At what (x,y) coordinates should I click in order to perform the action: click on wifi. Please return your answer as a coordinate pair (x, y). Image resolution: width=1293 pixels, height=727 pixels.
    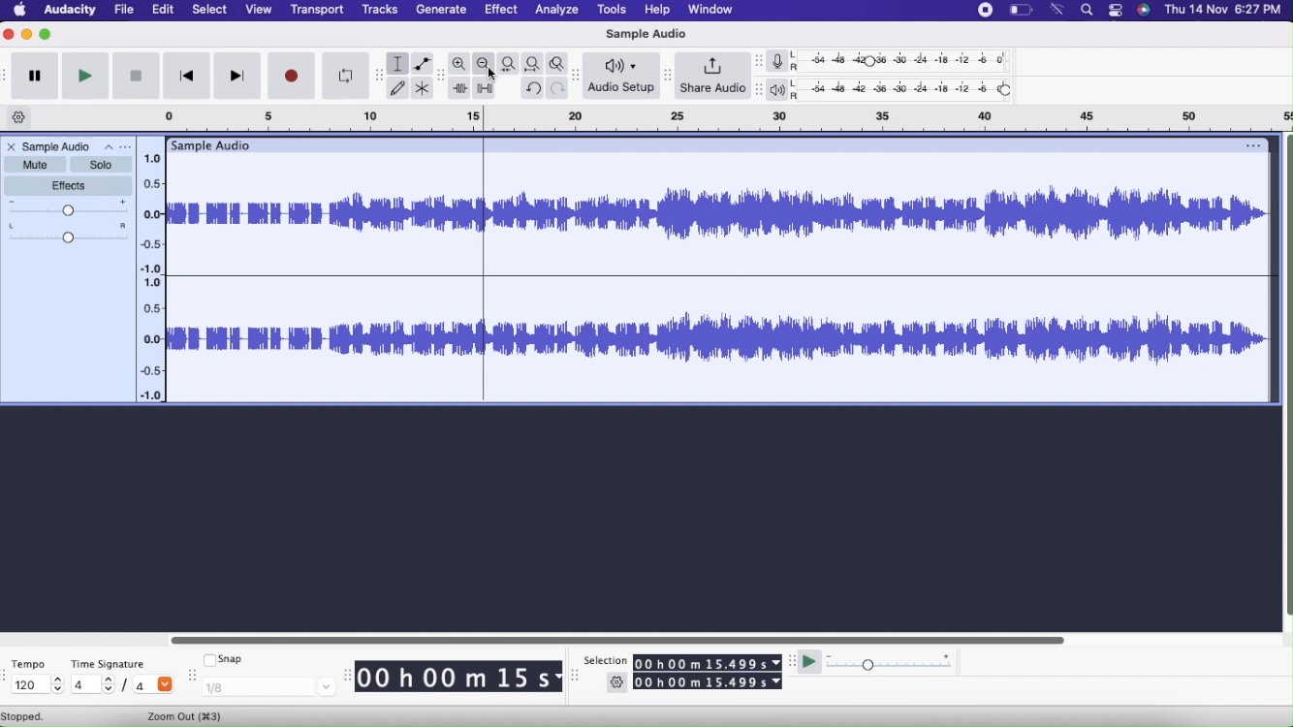
    Looking at the image, I should click on (1060, 11).